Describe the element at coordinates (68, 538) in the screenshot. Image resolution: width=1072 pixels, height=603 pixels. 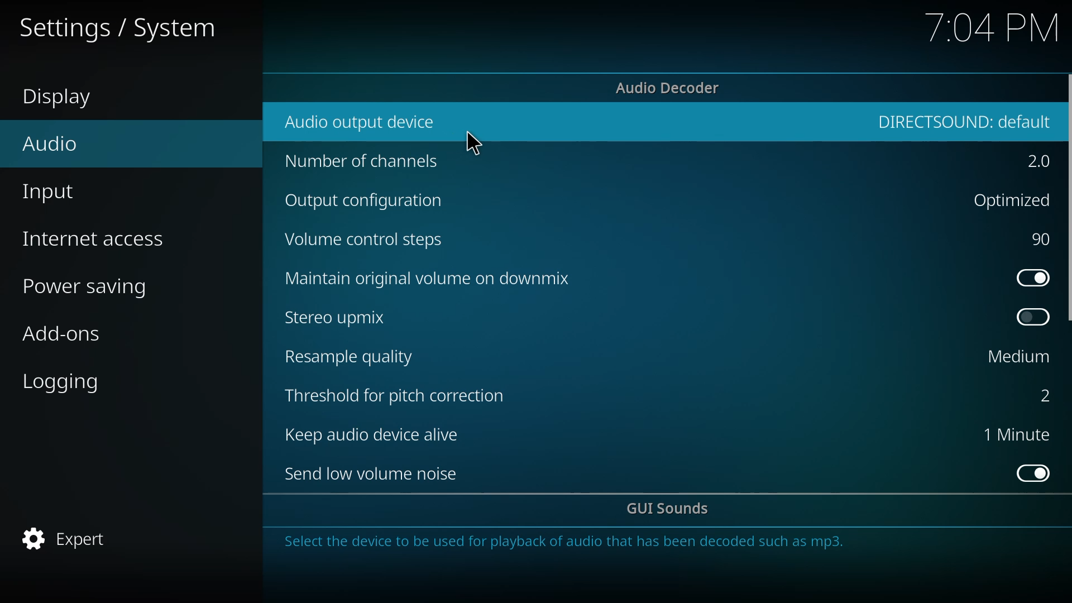
I see `expert` at that location.